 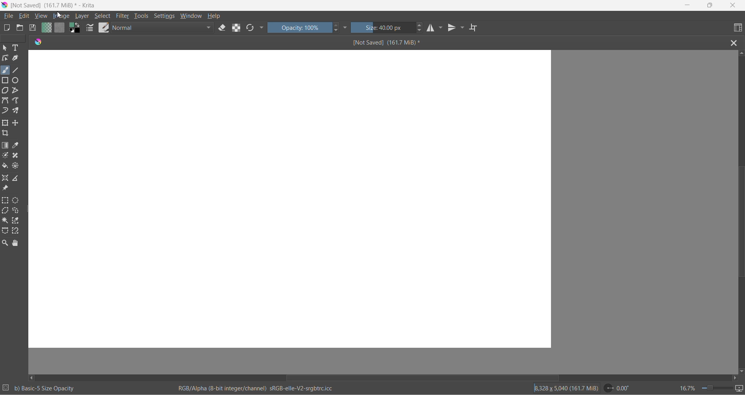 What do you see at coordinates (262, 28) in the screenshot?
I see `more options dropdown button` at bounding box center [262, 28].